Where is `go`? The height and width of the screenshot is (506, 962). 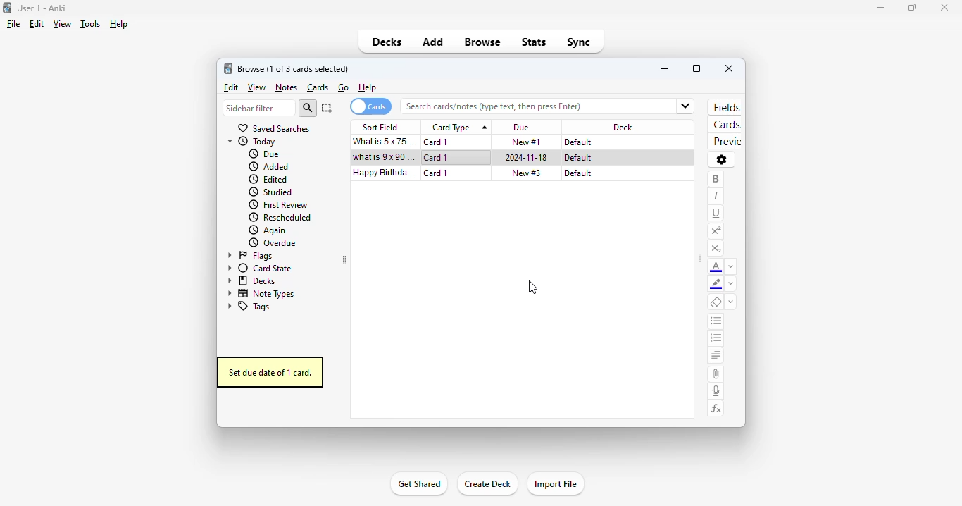
go is located at coordinates (344, 87).